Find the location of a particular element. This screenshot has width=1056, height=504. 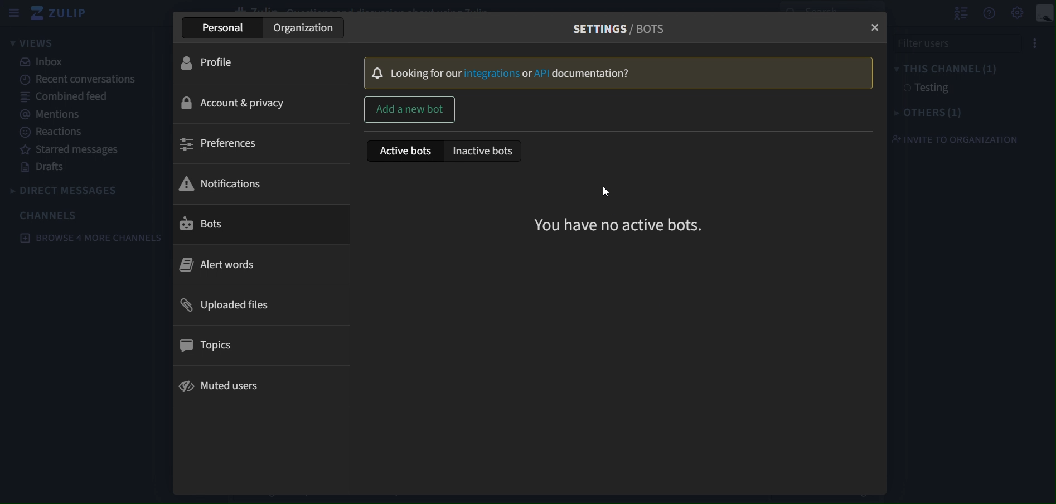

mentions is located at coordinates (49, 114).